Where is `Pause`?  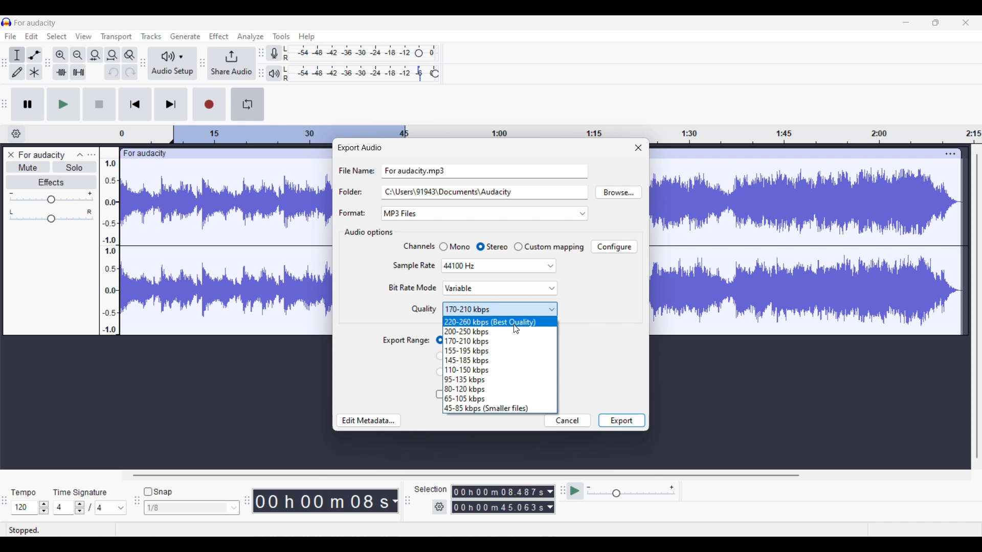
Pause is located at coordinates (28, 104).